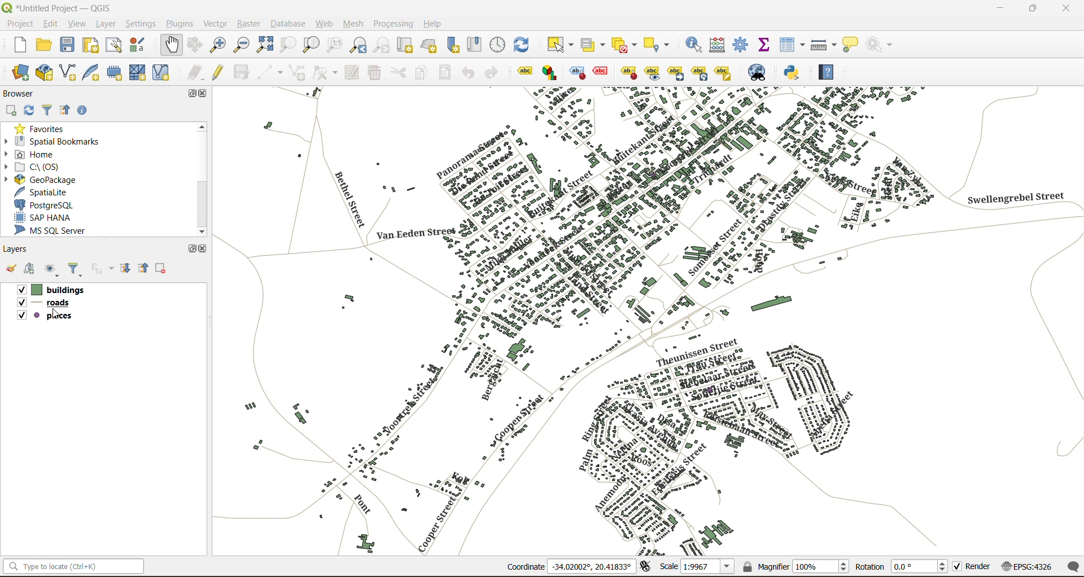 This screenshot has height=577, width=1084. Describe the element at coordinates (436, 24) in the screenshot. I see `help` at that location.